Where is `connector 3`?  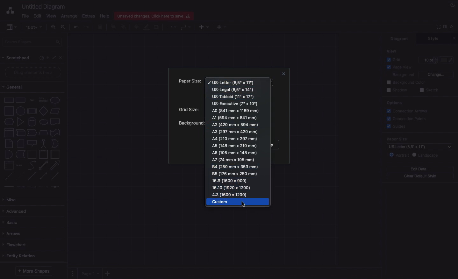 connector 3 is located at coordinates (31, 187).